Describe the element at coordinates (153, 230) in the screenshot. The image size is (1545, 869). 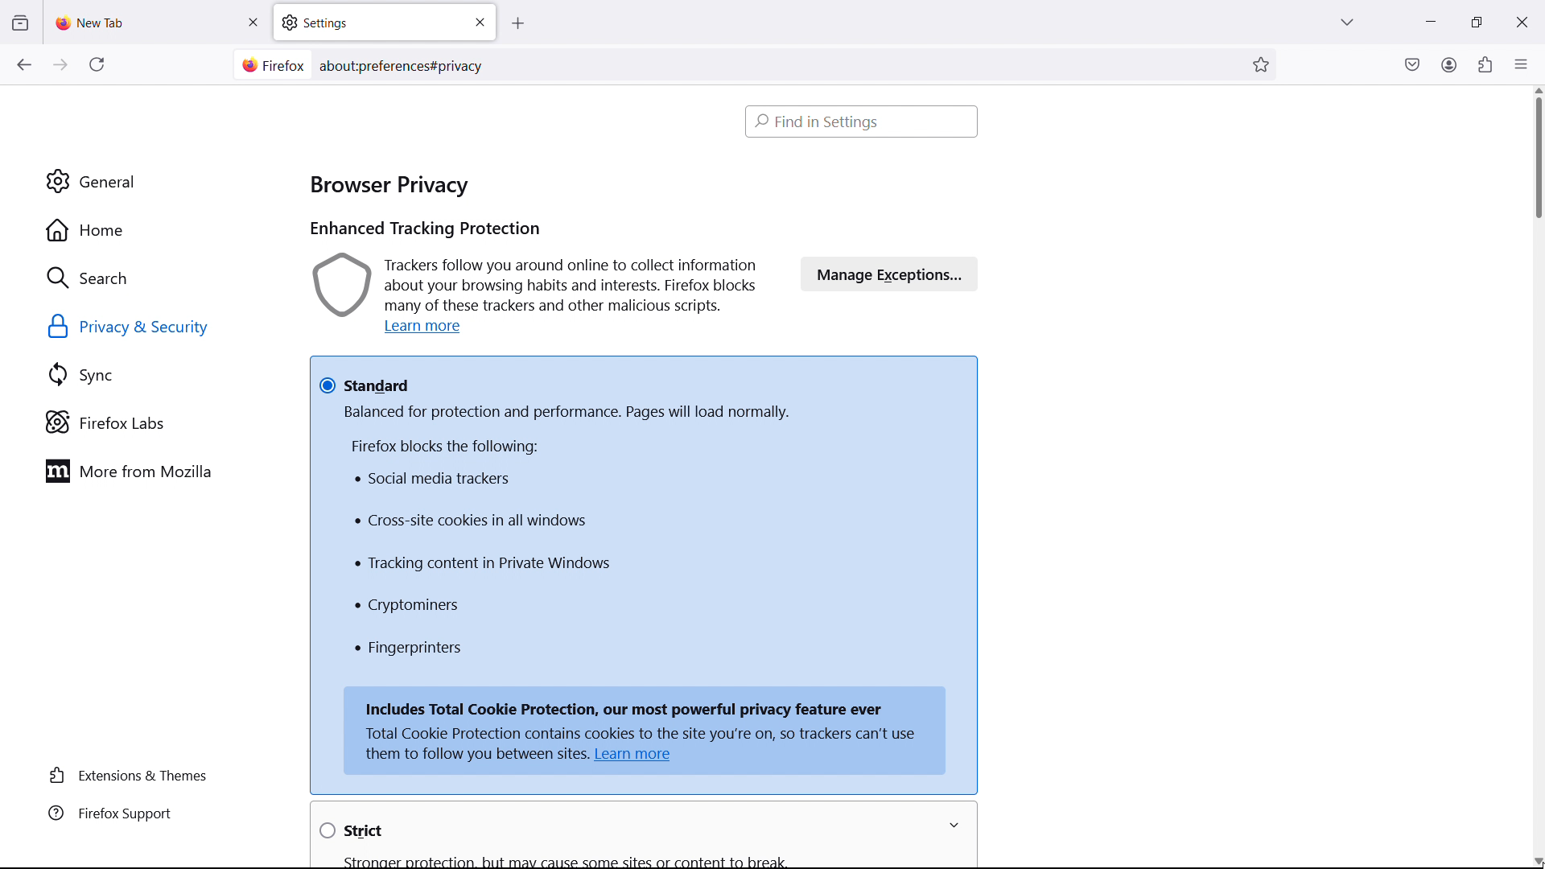
I see `home` at that location.